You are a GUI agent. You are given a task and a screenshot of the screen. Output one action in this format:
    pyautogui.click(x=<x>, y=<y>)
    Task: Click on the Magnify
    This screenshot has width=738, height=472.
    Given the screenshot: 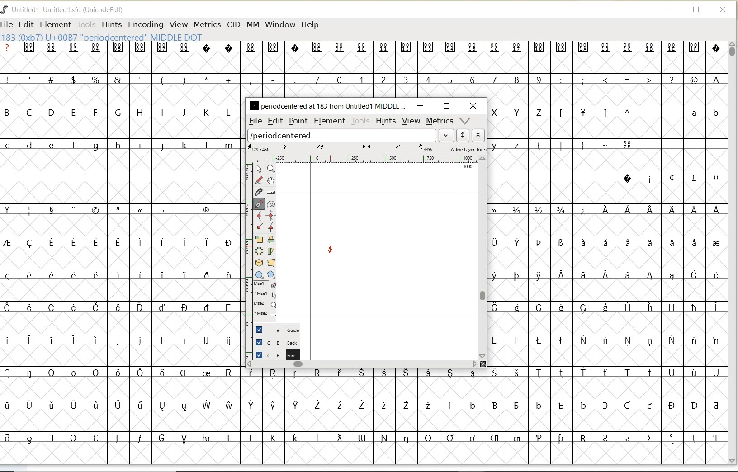 What is the action you would take?
    pyautogui.click(x=271, y=169)
    